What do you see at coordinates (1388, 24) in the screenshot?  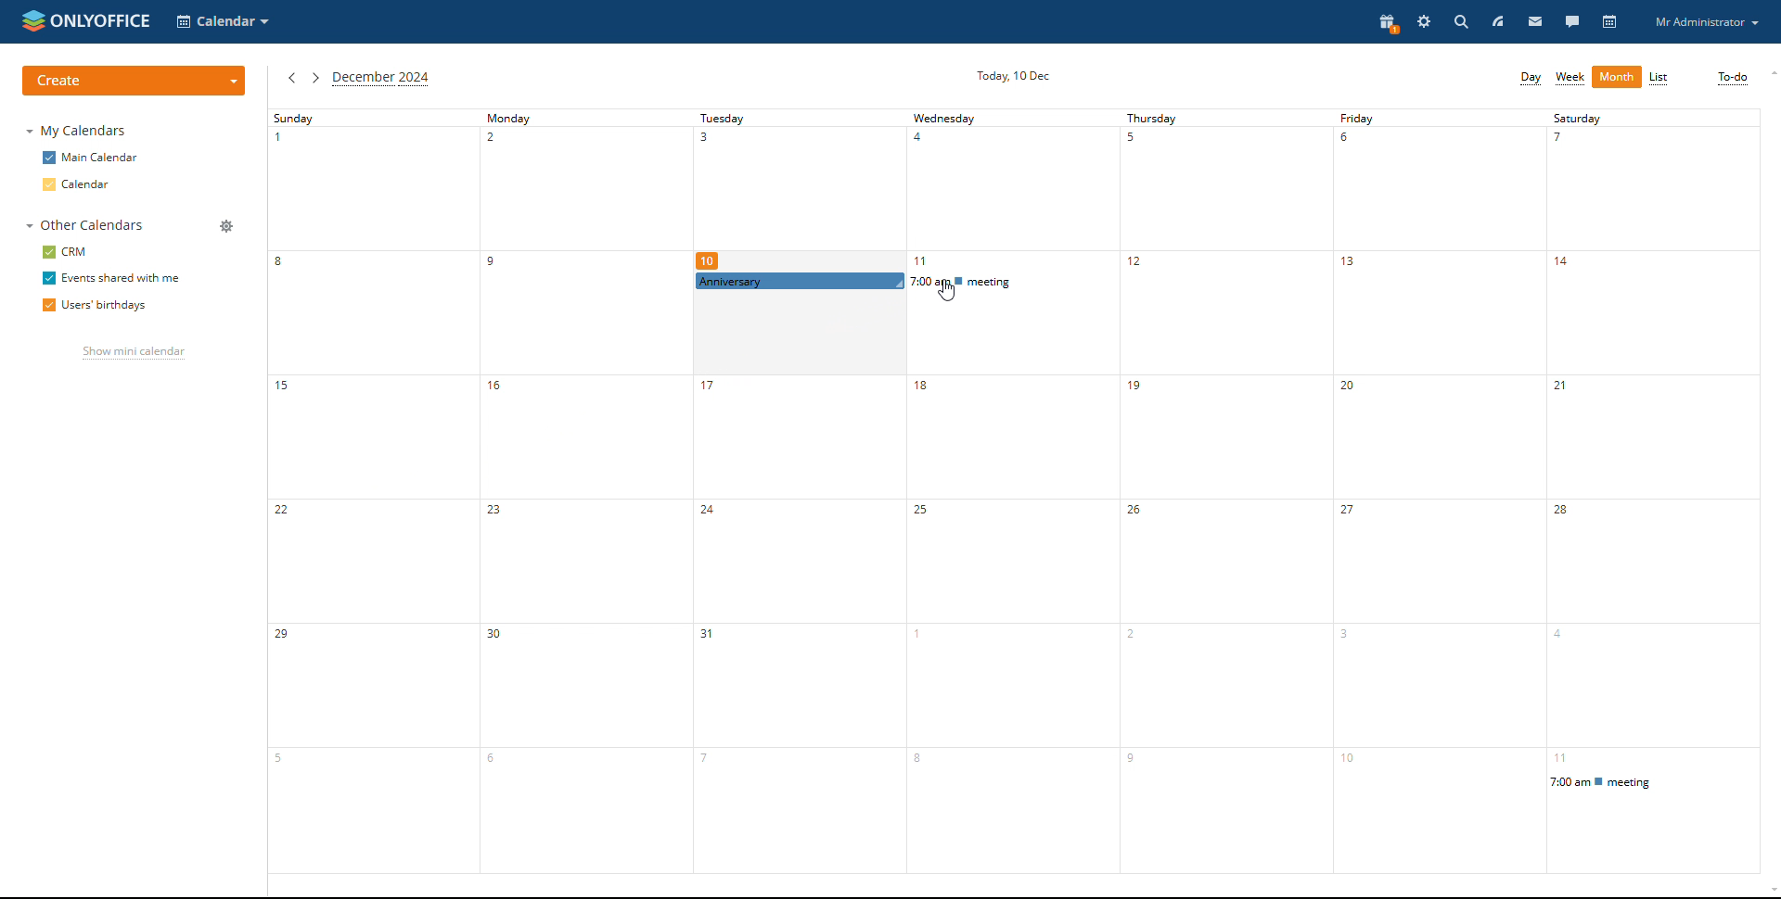 I see `present` at bounding box center [1388, 24].